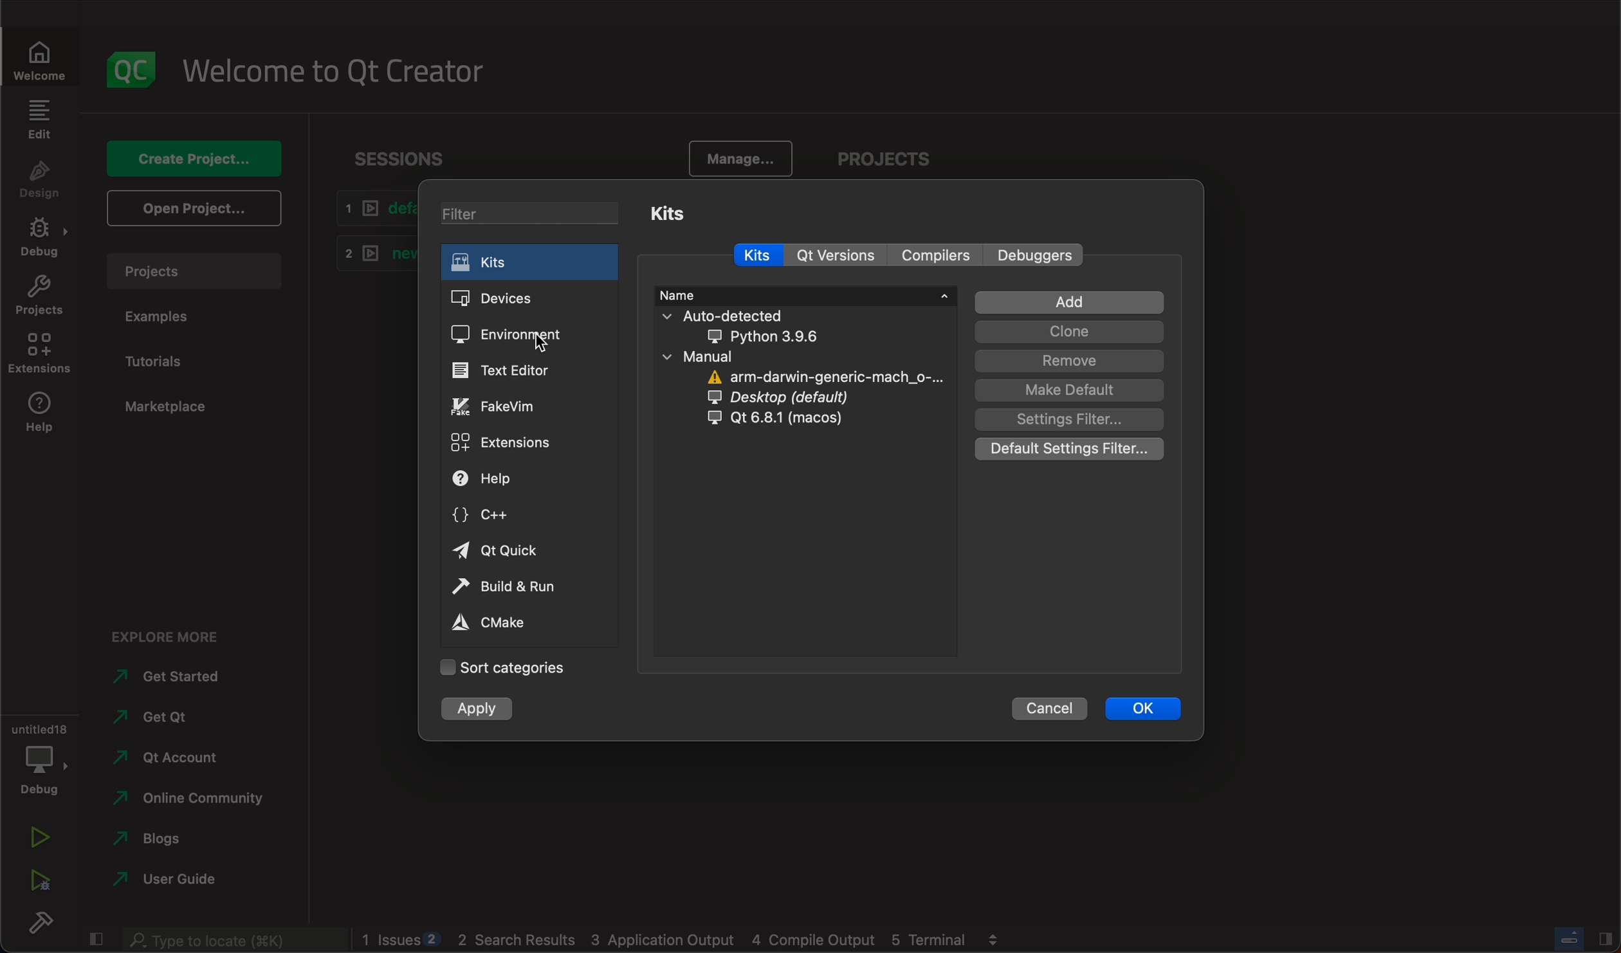 This screenshot has width=1621, height=953. Describe the element at coordinates (506, 516) in the screenshot. I see `c++` at that location.